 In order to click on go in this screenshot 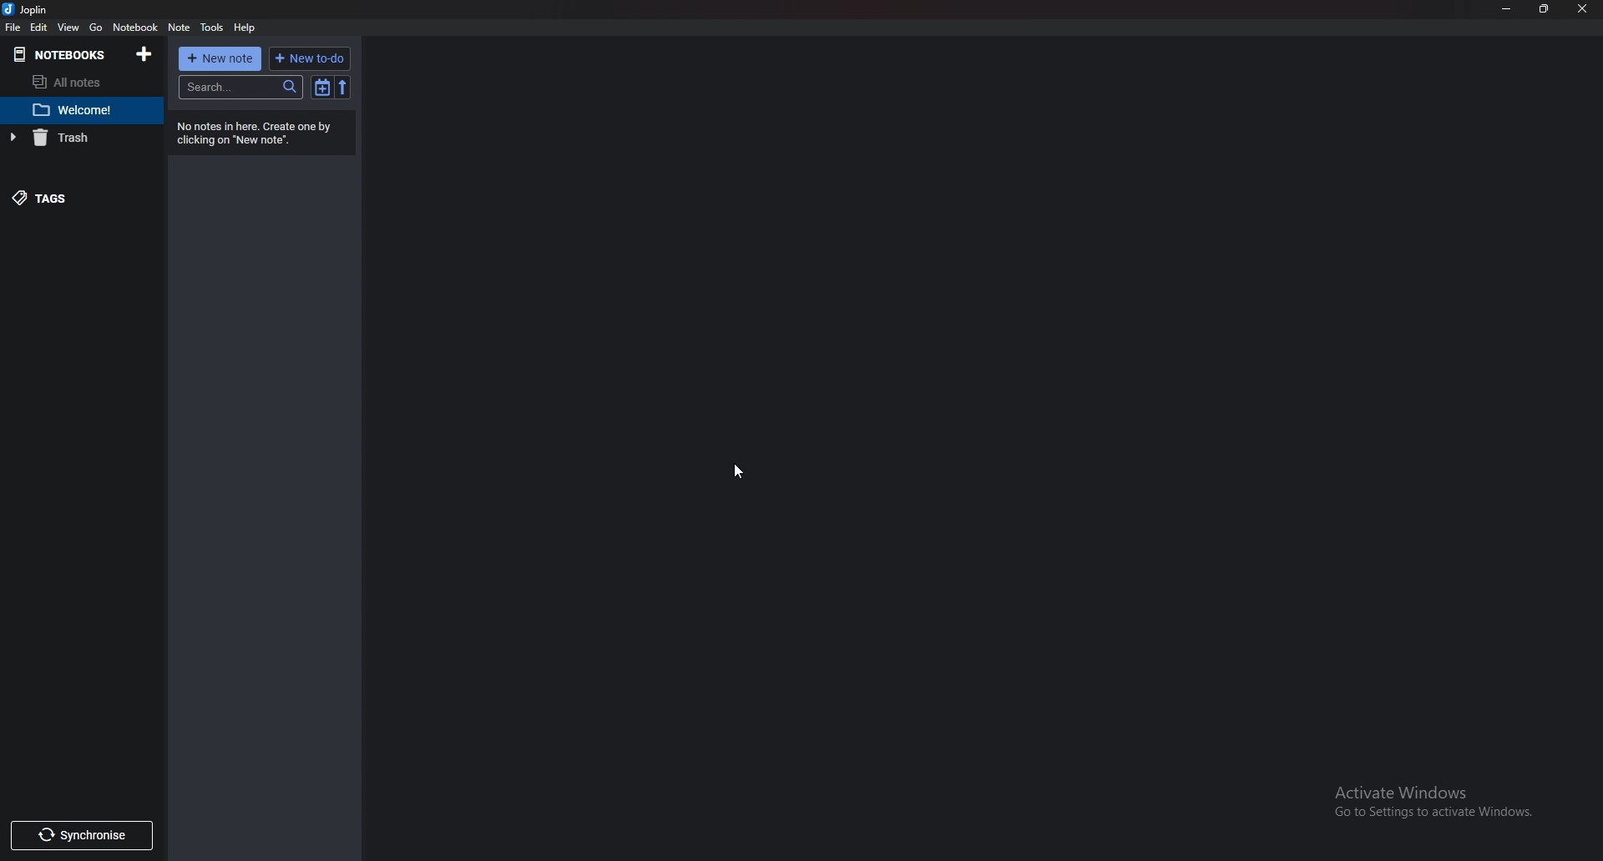, I will do `click(98, 28)`.